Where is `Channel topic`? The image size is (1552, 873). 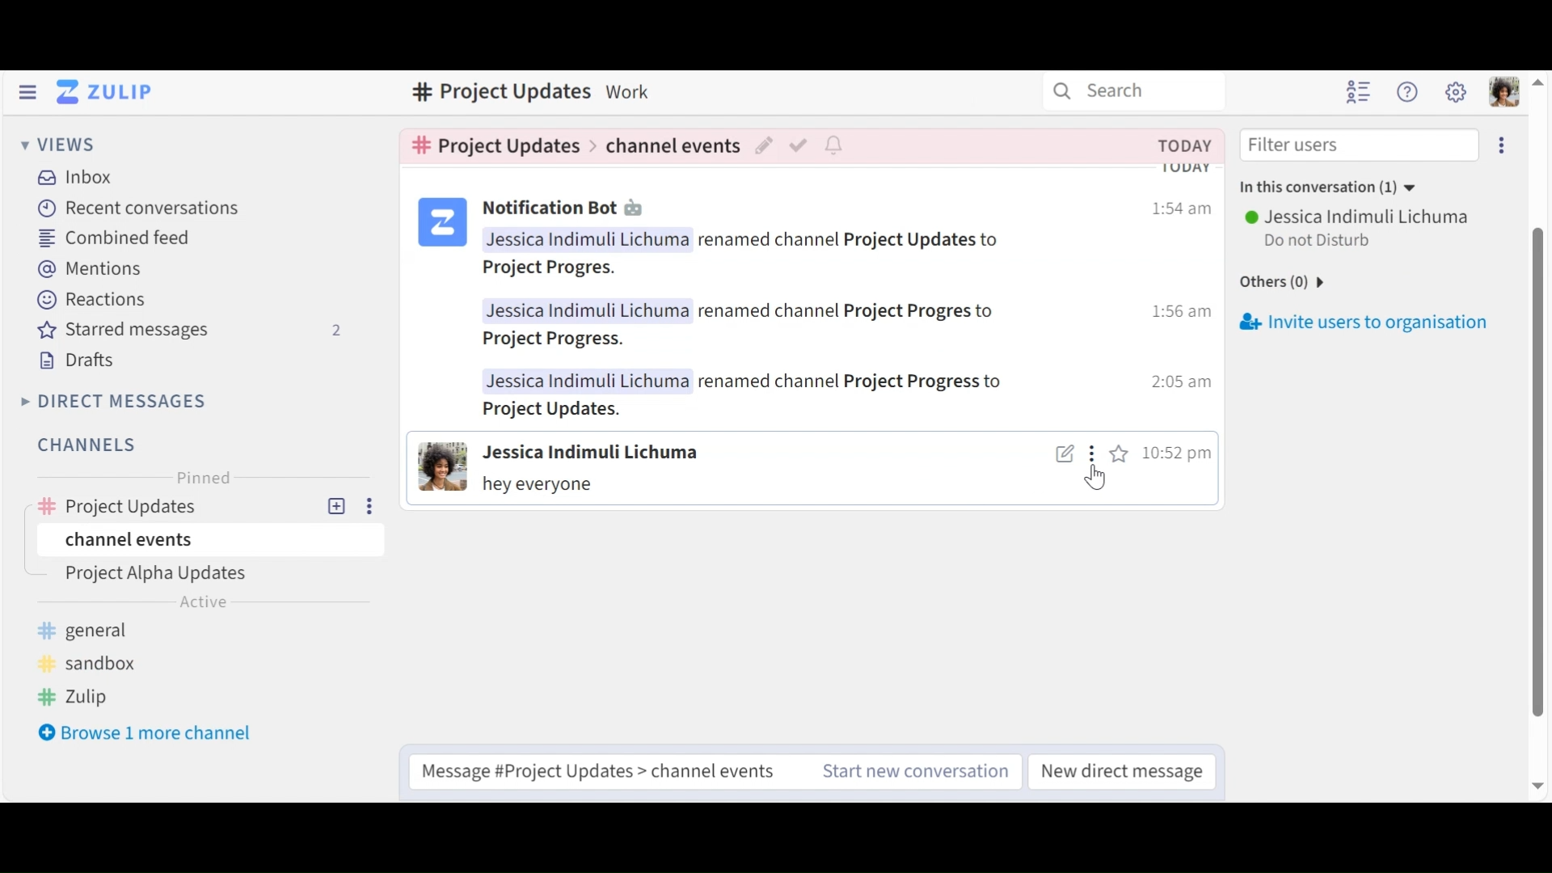 Channel topic is located at coordinates (493, 93).